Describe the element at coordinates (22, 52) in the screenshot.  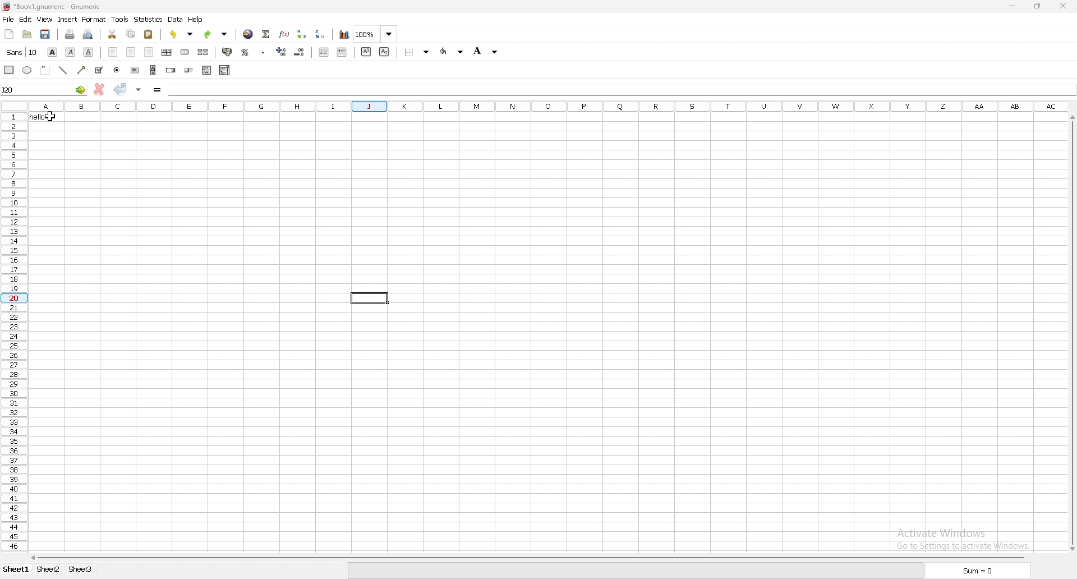
I see `font` at that location.